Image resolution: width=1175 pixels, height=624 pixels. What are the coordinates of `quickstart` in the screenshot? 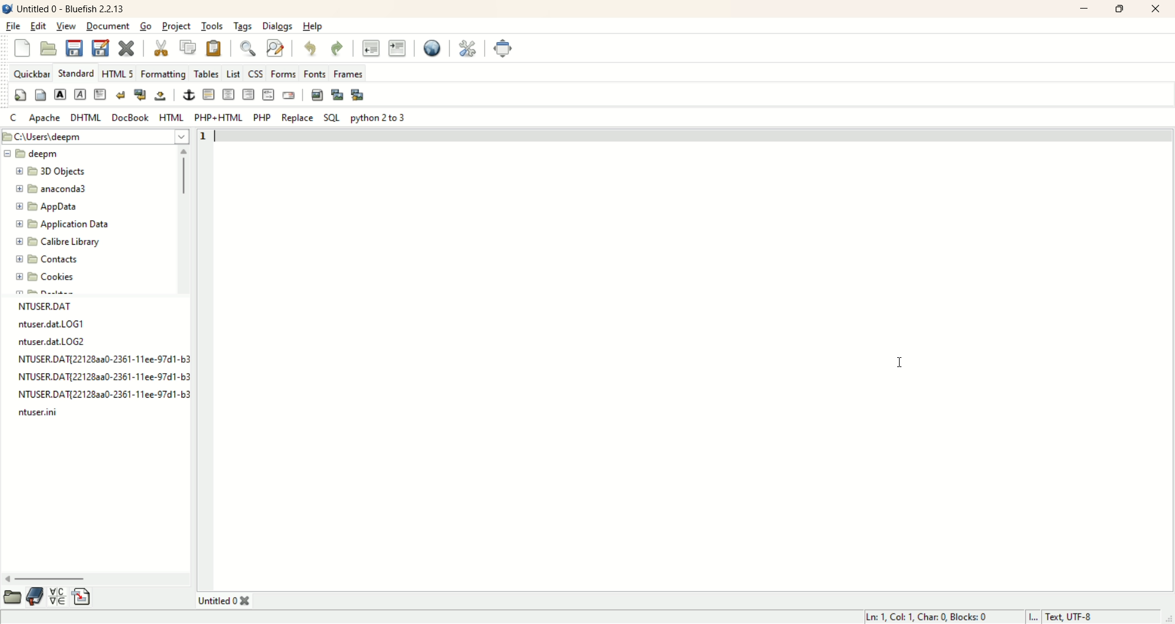 It's located at (20, 95).